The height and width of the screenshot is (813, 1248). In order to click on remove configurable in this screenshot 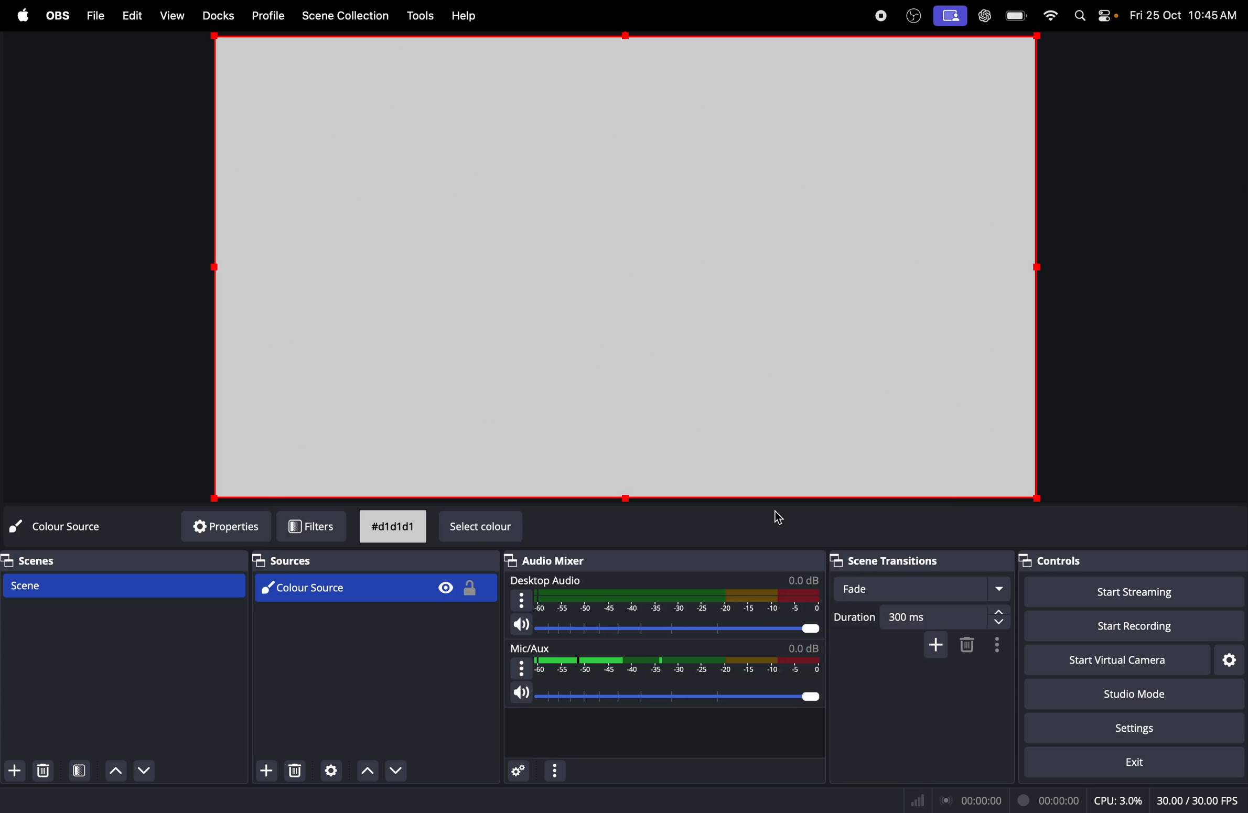, I will do `click(969, 645)`.